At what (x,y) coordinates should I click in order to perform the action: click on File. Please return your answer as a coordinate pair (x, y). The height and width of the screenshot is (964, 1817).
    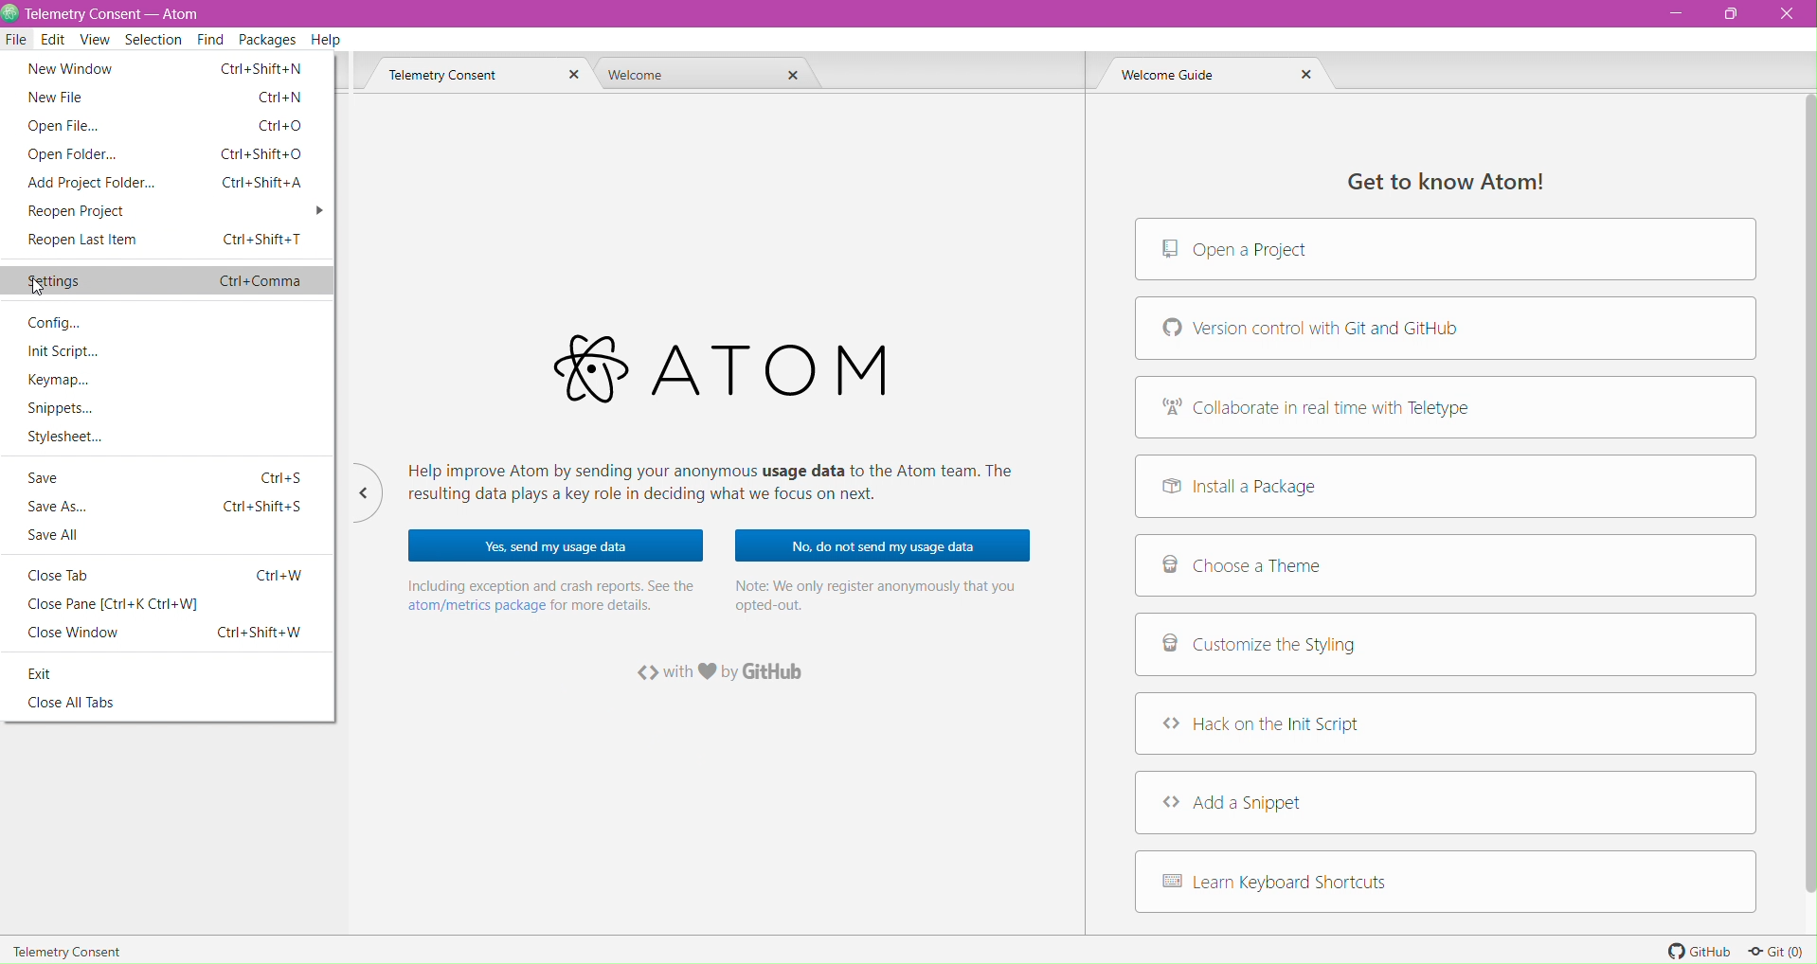
    Looking at the image, I should click on (15, 40).